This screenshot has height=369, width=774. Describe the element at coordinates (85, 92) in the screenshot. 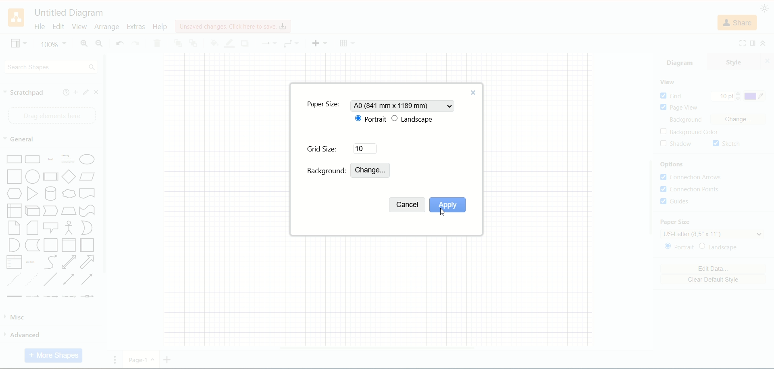

I see `edit` at that location.